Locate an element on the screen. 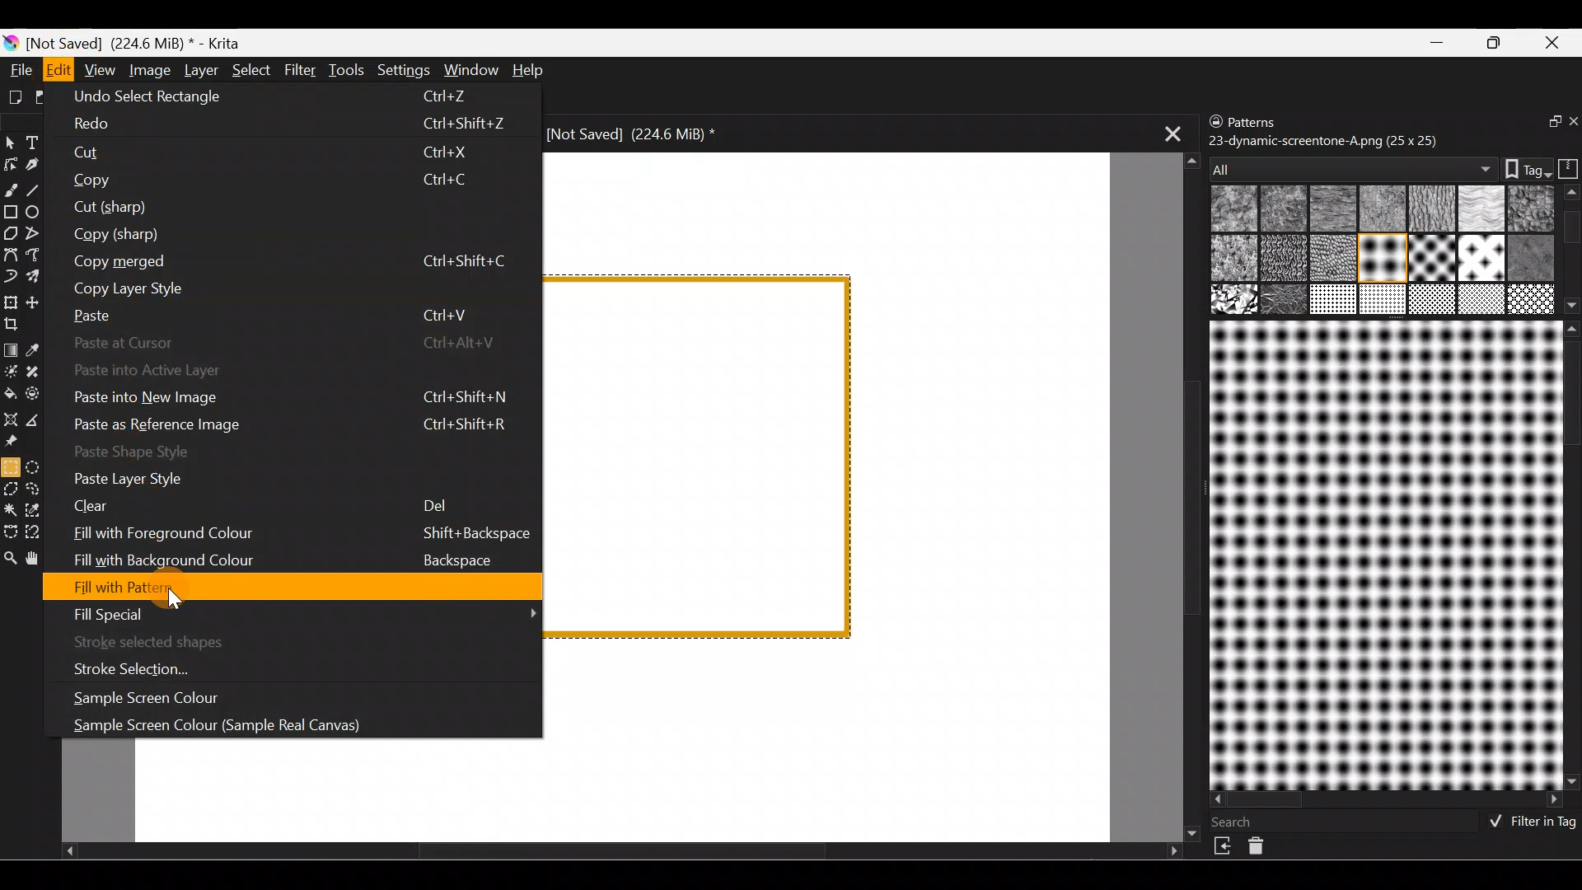 The height and width of the screenshot is (890, 1582). Patterns is located at coordinates (1265, 119).